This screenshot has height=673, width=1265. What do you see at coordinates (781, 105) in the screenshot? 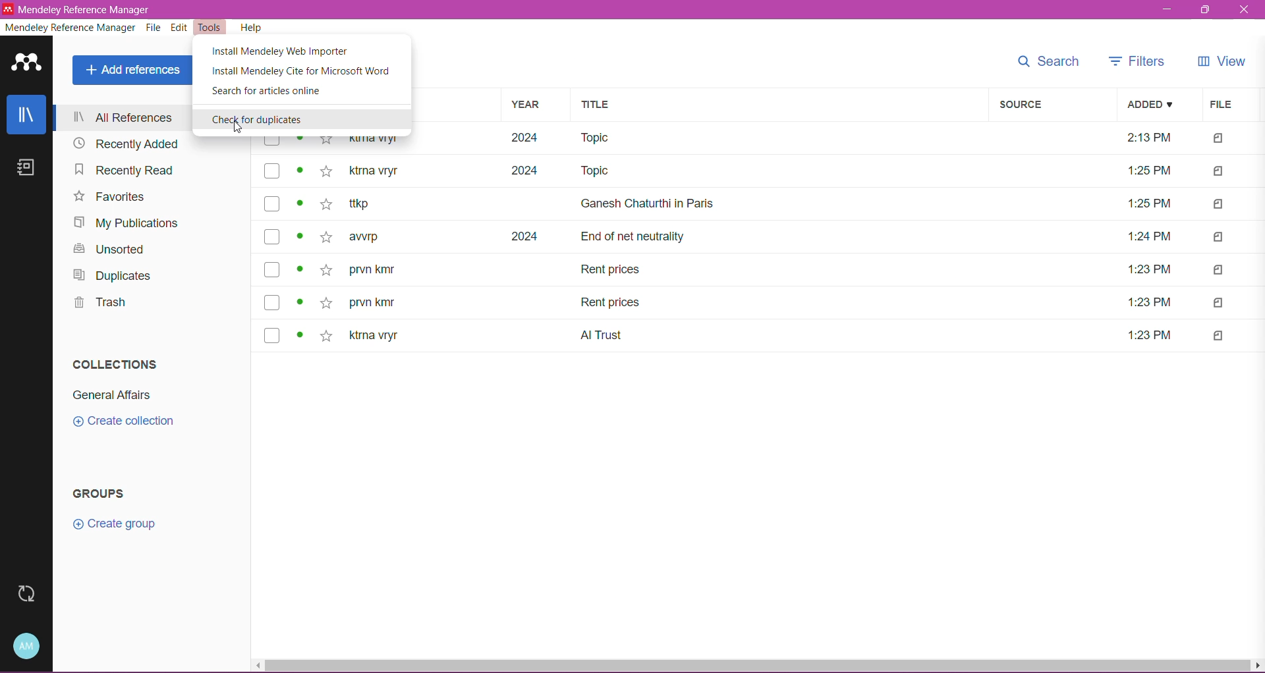
I see `Title` at bounding box center [781, 105].